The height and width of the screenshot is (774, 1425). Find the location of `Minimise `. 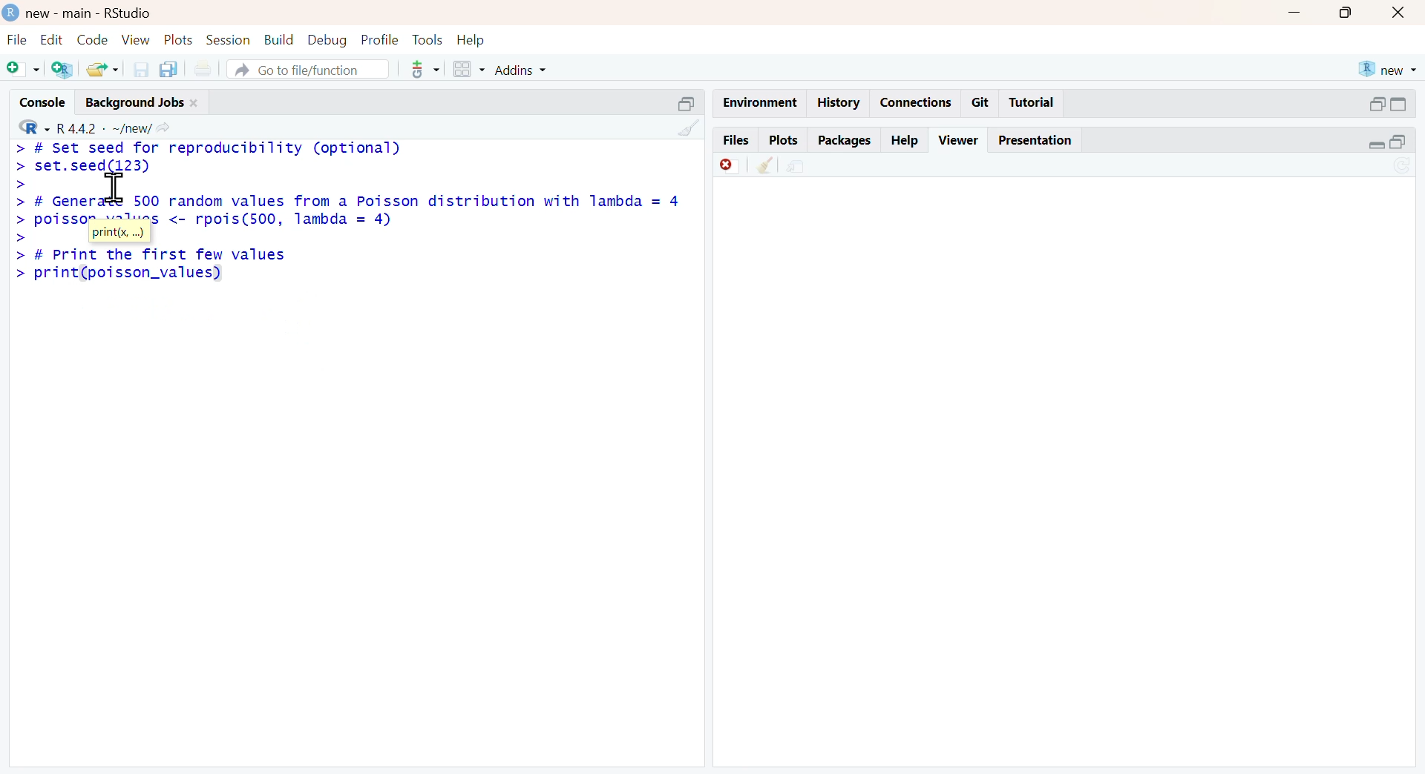

Minimise  is located at coordinates (1297, 12).